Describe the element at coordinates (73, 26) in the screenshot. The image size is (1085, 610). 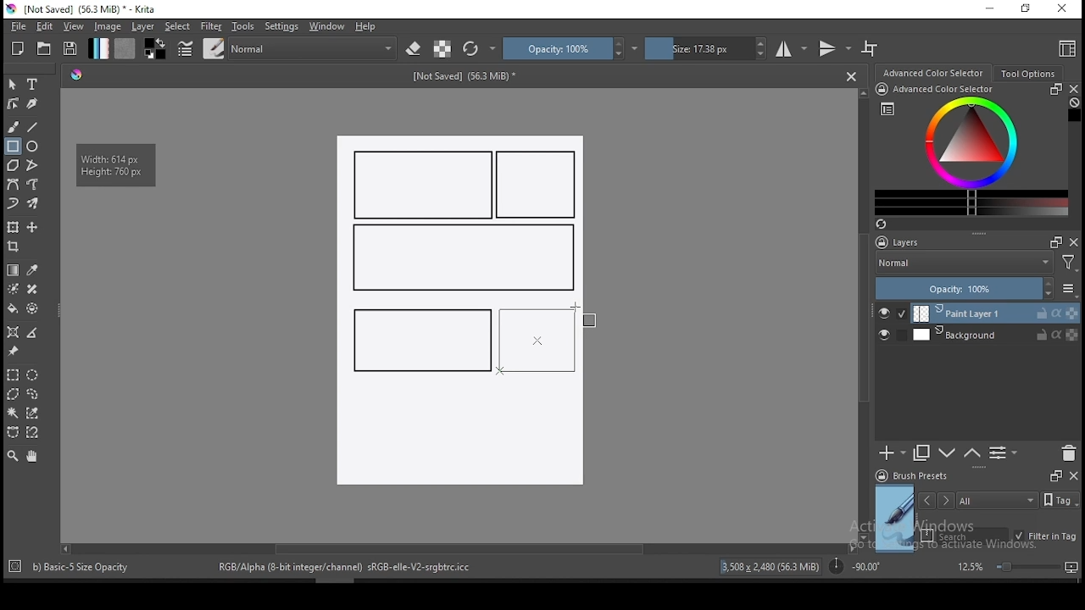
I see `view` at that location.